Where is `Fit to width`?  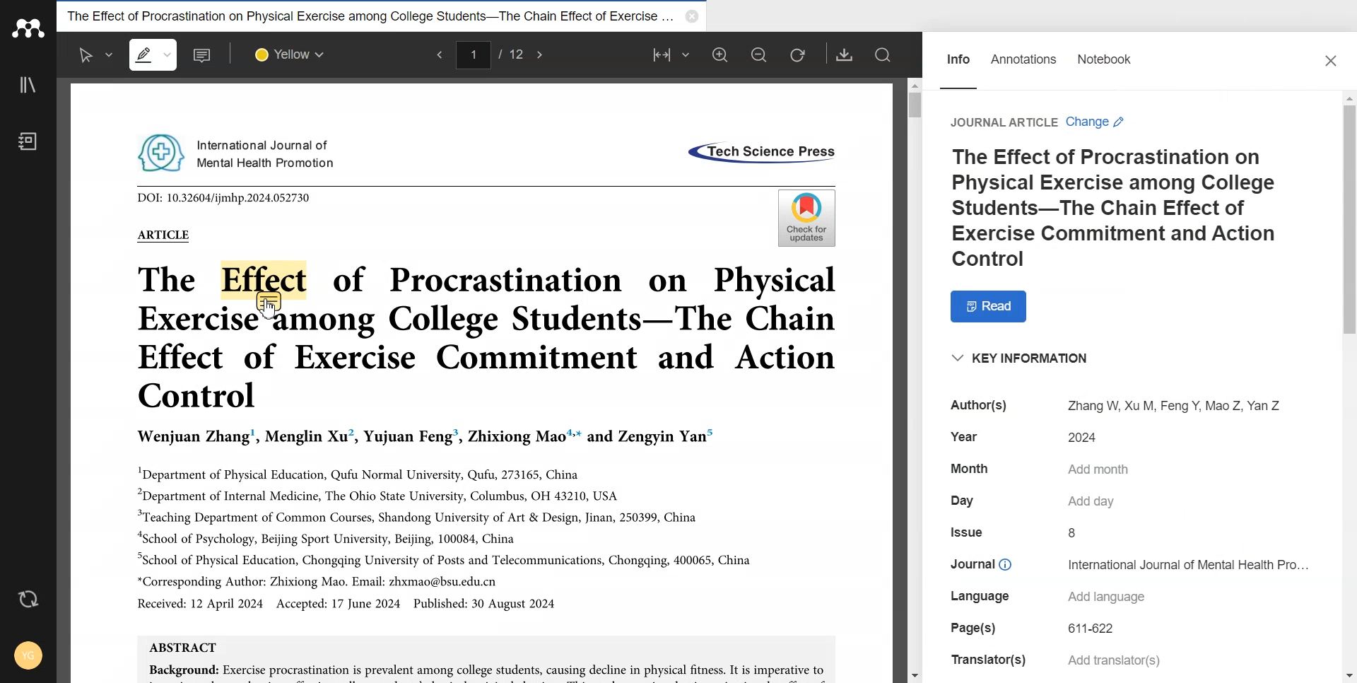 Fit to width is located at coordinates (673, 54).